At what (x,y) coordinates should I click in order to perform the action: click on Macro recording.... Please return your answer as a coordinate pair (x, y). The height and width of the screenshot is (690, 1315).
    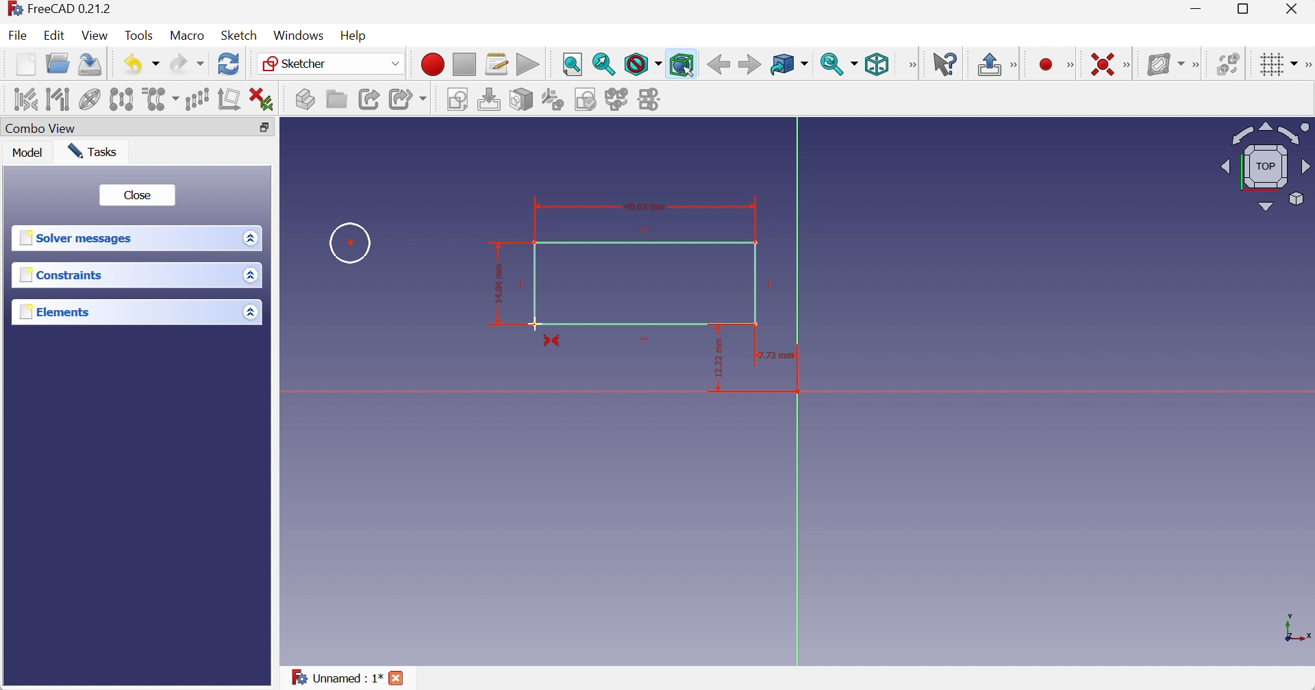
    Looking at the image, I should click on (432, 64).